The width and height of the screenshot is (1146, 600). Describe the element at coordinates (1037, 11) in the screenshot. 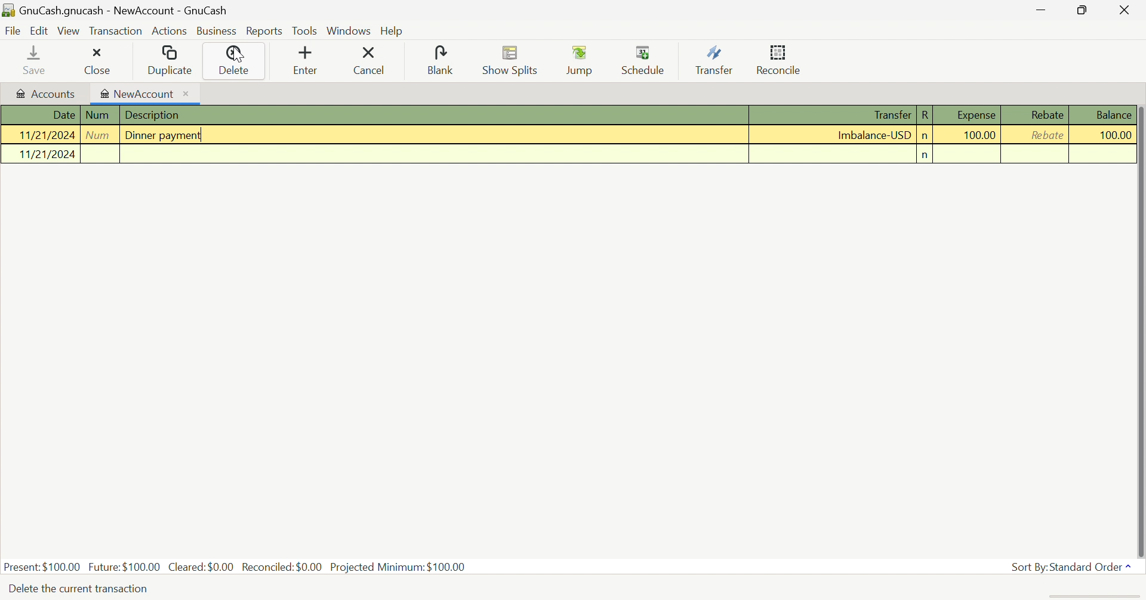

I see `Minimize` at that location.